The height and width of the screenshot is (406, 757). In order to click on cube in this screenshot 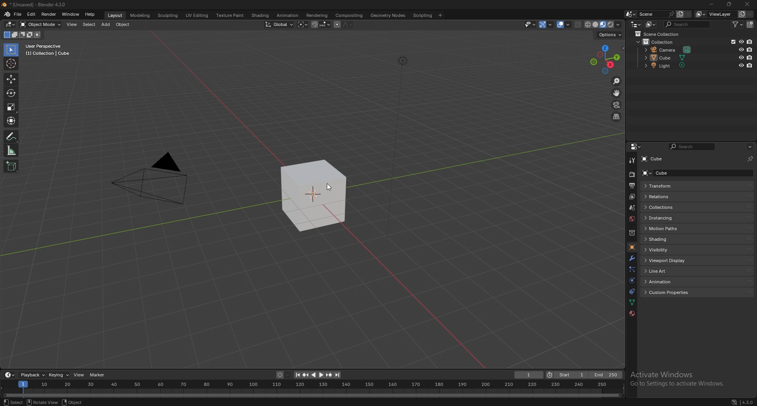, I will do `click(667, 57)`.